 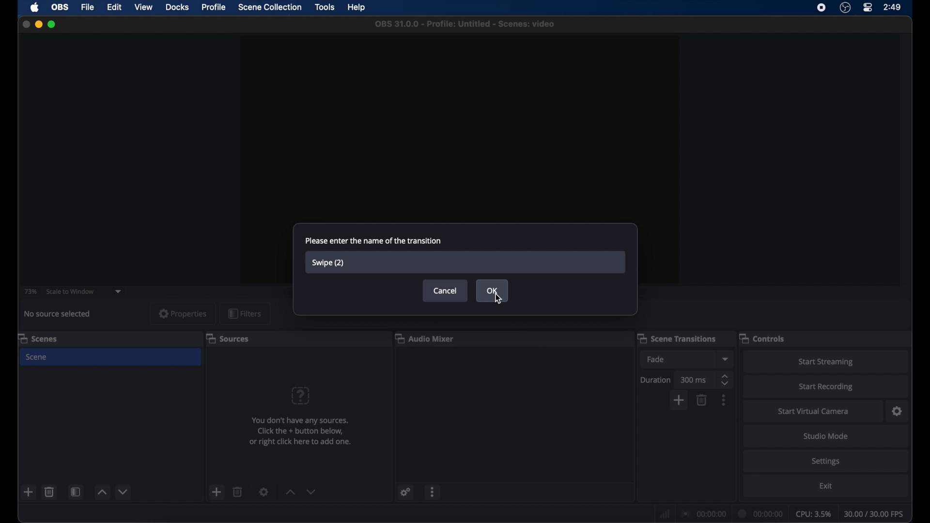 What do you see at coordinates (113, 7) in the screenshot?
I see `edit` at bounding box center [113, 7].